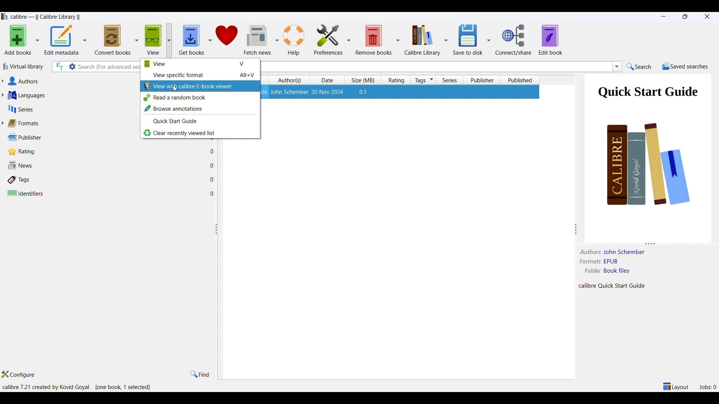  Describe the element at coordinates (520, 79) in the screenshot. I see `published` at that location.